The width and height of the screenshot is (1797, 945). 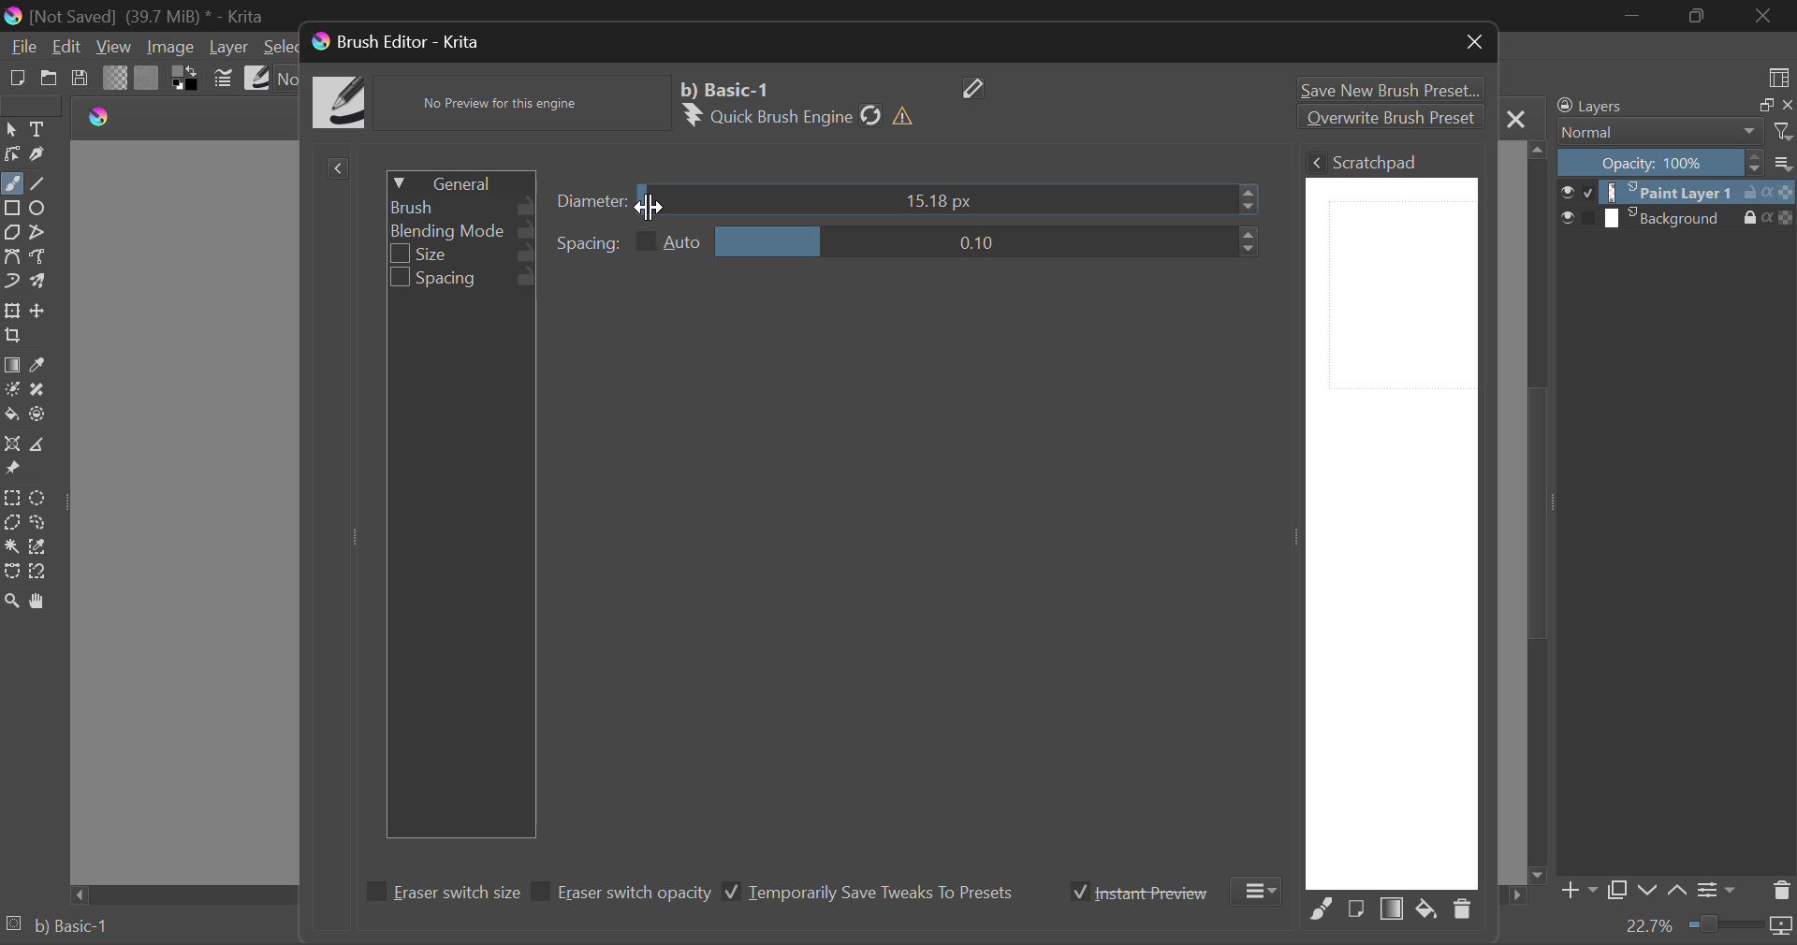 What do you see at coordinates (1705, 927) in the screenshot?
I see `Zoom 22.7%` at bounding box center [1705, 927].